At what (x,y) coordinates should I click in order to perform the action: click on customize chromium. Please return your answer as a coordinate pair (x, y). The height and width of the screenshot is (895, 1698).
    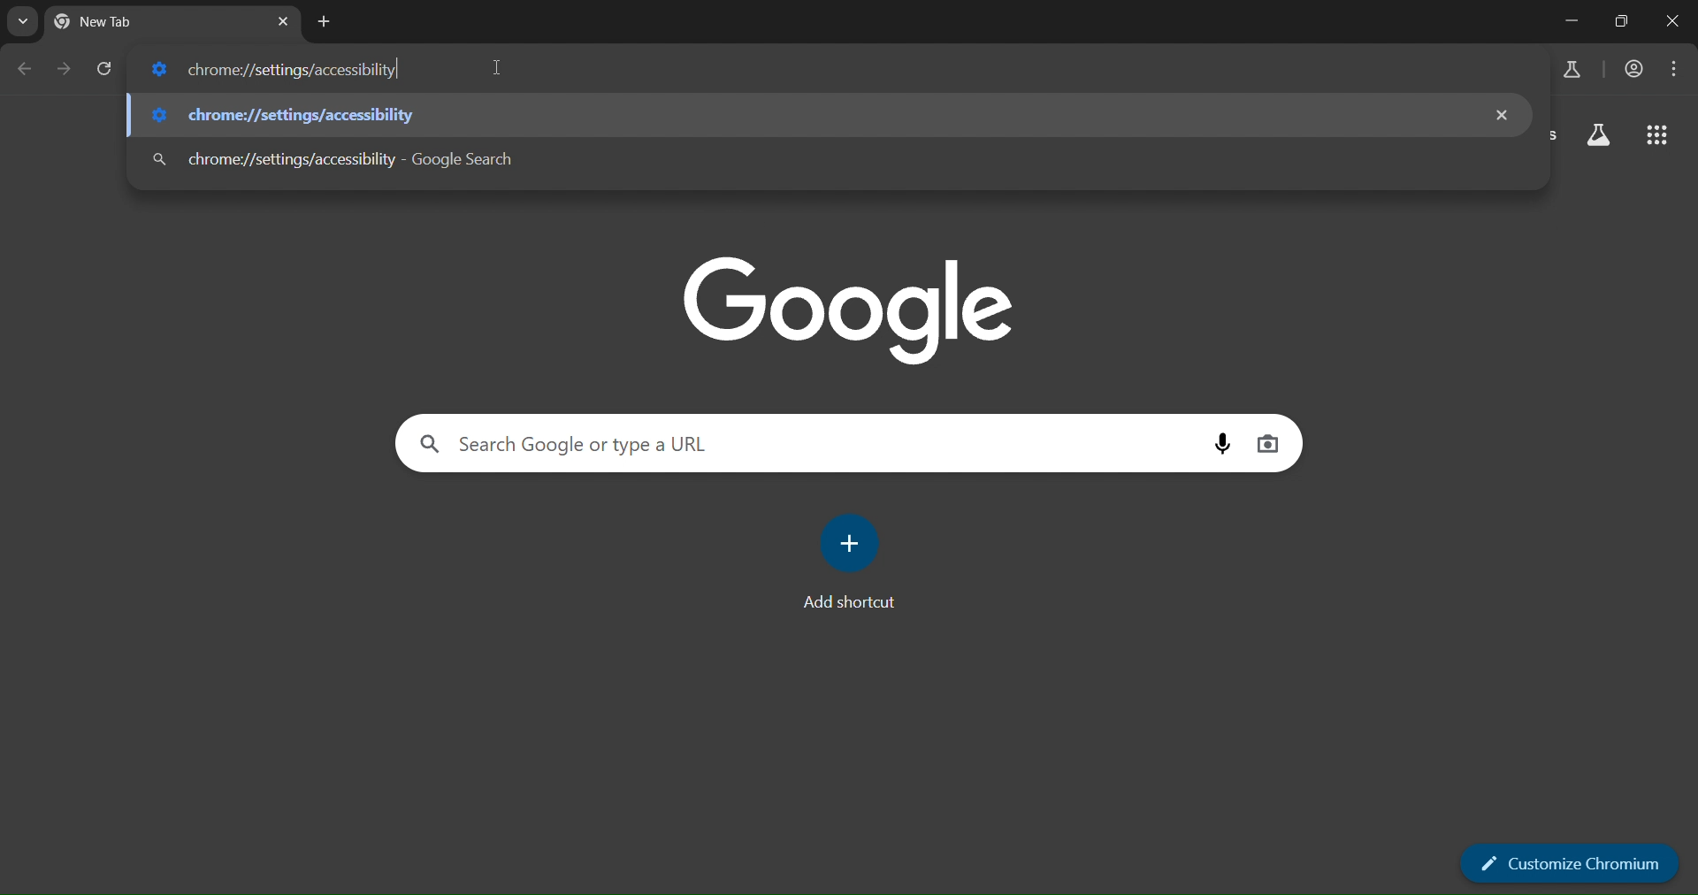
    Looking at the image, I should click on (1572, 862).